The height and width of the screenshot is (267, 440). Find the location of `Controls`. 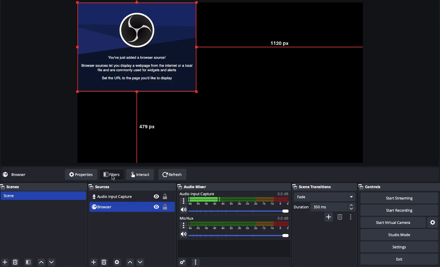

Controls is located at coordinates (398, 187).